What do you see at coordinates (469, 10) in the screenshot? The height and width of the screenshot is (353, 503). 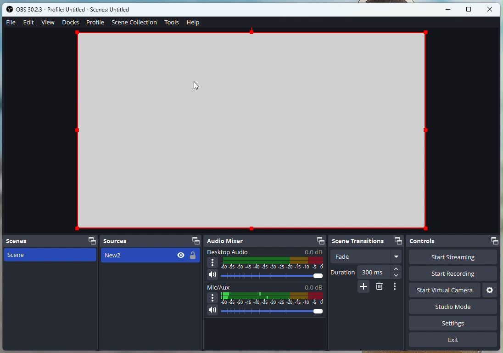 I see `maximise` at bounding box center [469, 10].